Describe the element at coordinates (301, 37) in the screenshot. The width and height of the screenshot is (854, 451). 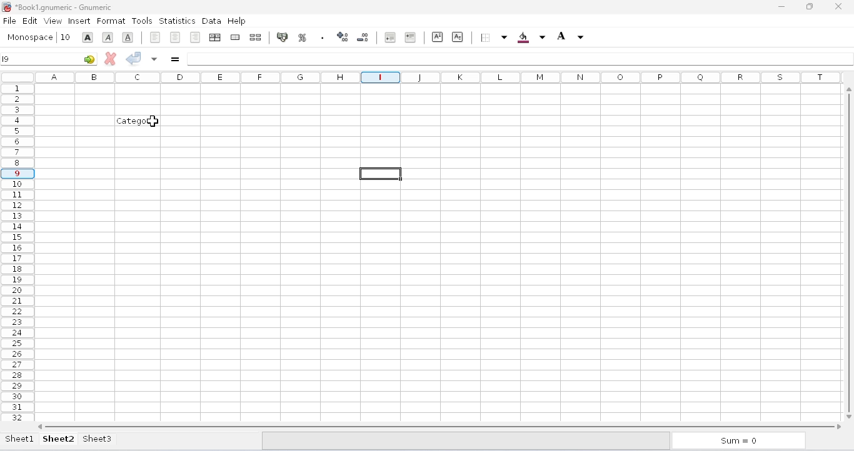
I see `format the selection as percentage` at that location.